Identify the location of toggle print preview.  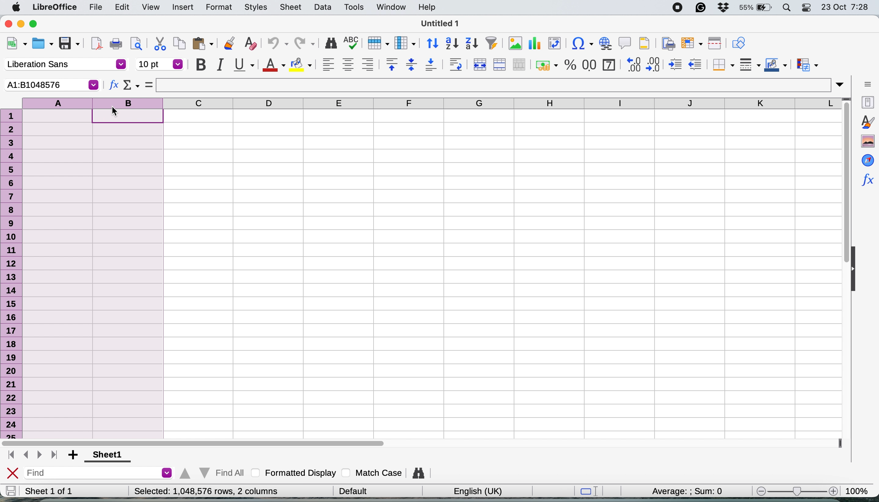
(138, 44).